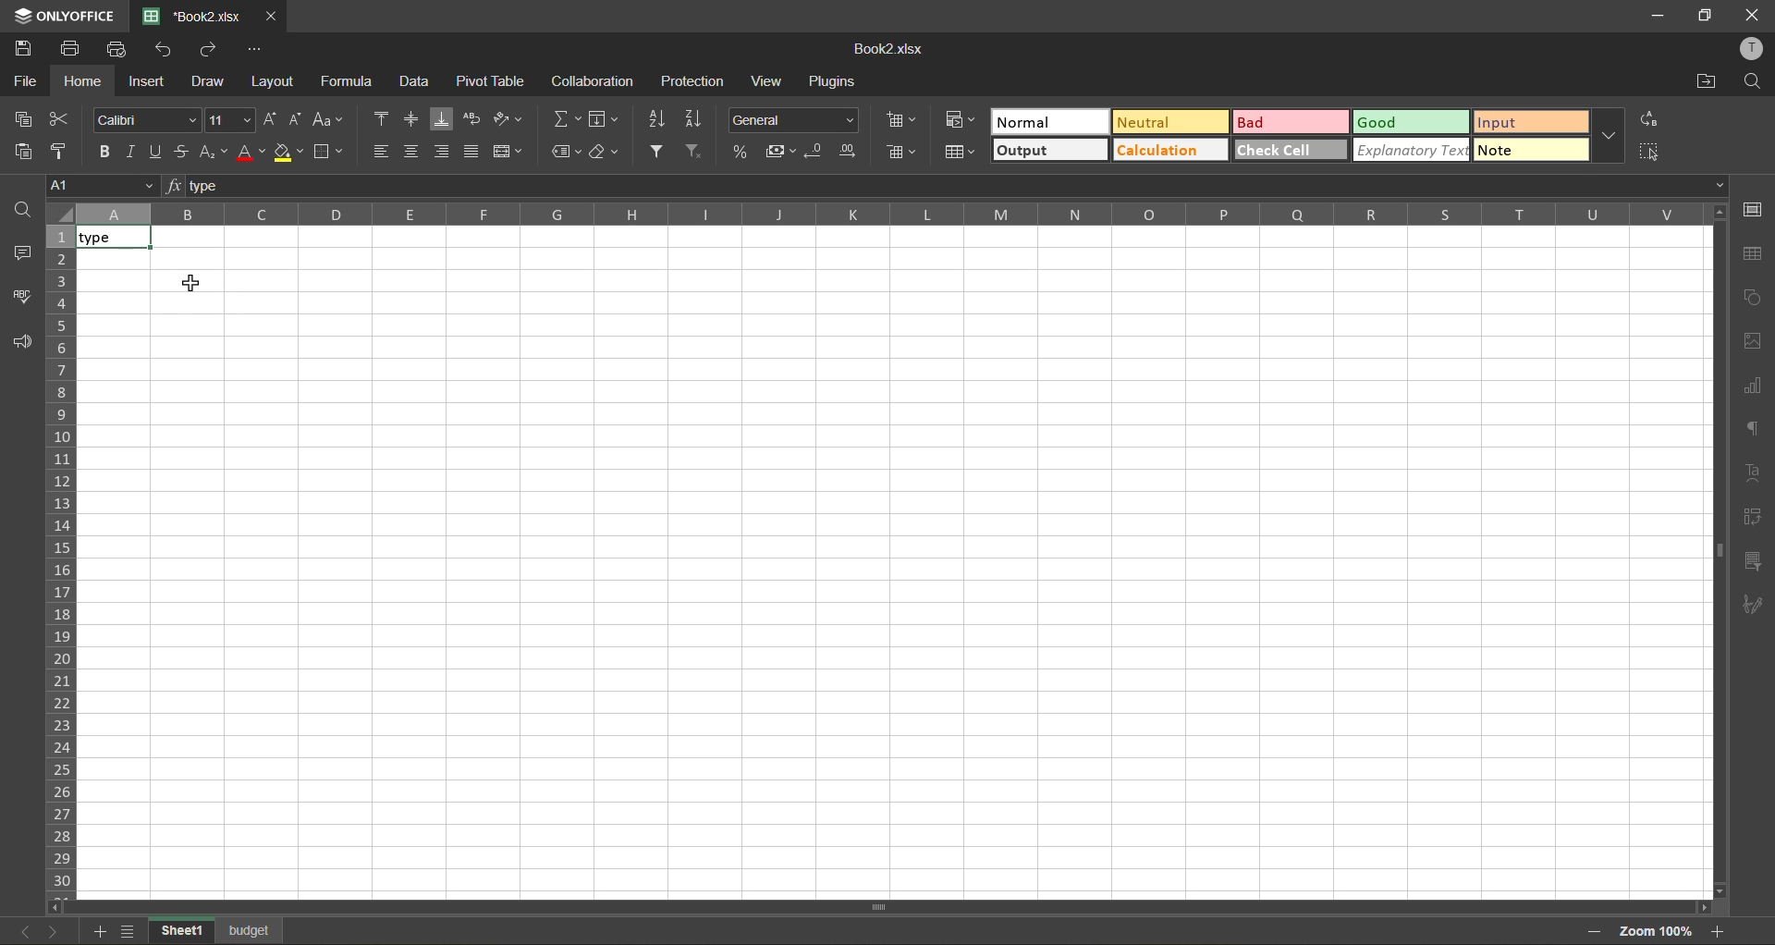 Image resolution: width=1775 pixels, height=945 pixels. Describe the element at coordinates (738, 151) in the screenshot. I see `percent` at that location.